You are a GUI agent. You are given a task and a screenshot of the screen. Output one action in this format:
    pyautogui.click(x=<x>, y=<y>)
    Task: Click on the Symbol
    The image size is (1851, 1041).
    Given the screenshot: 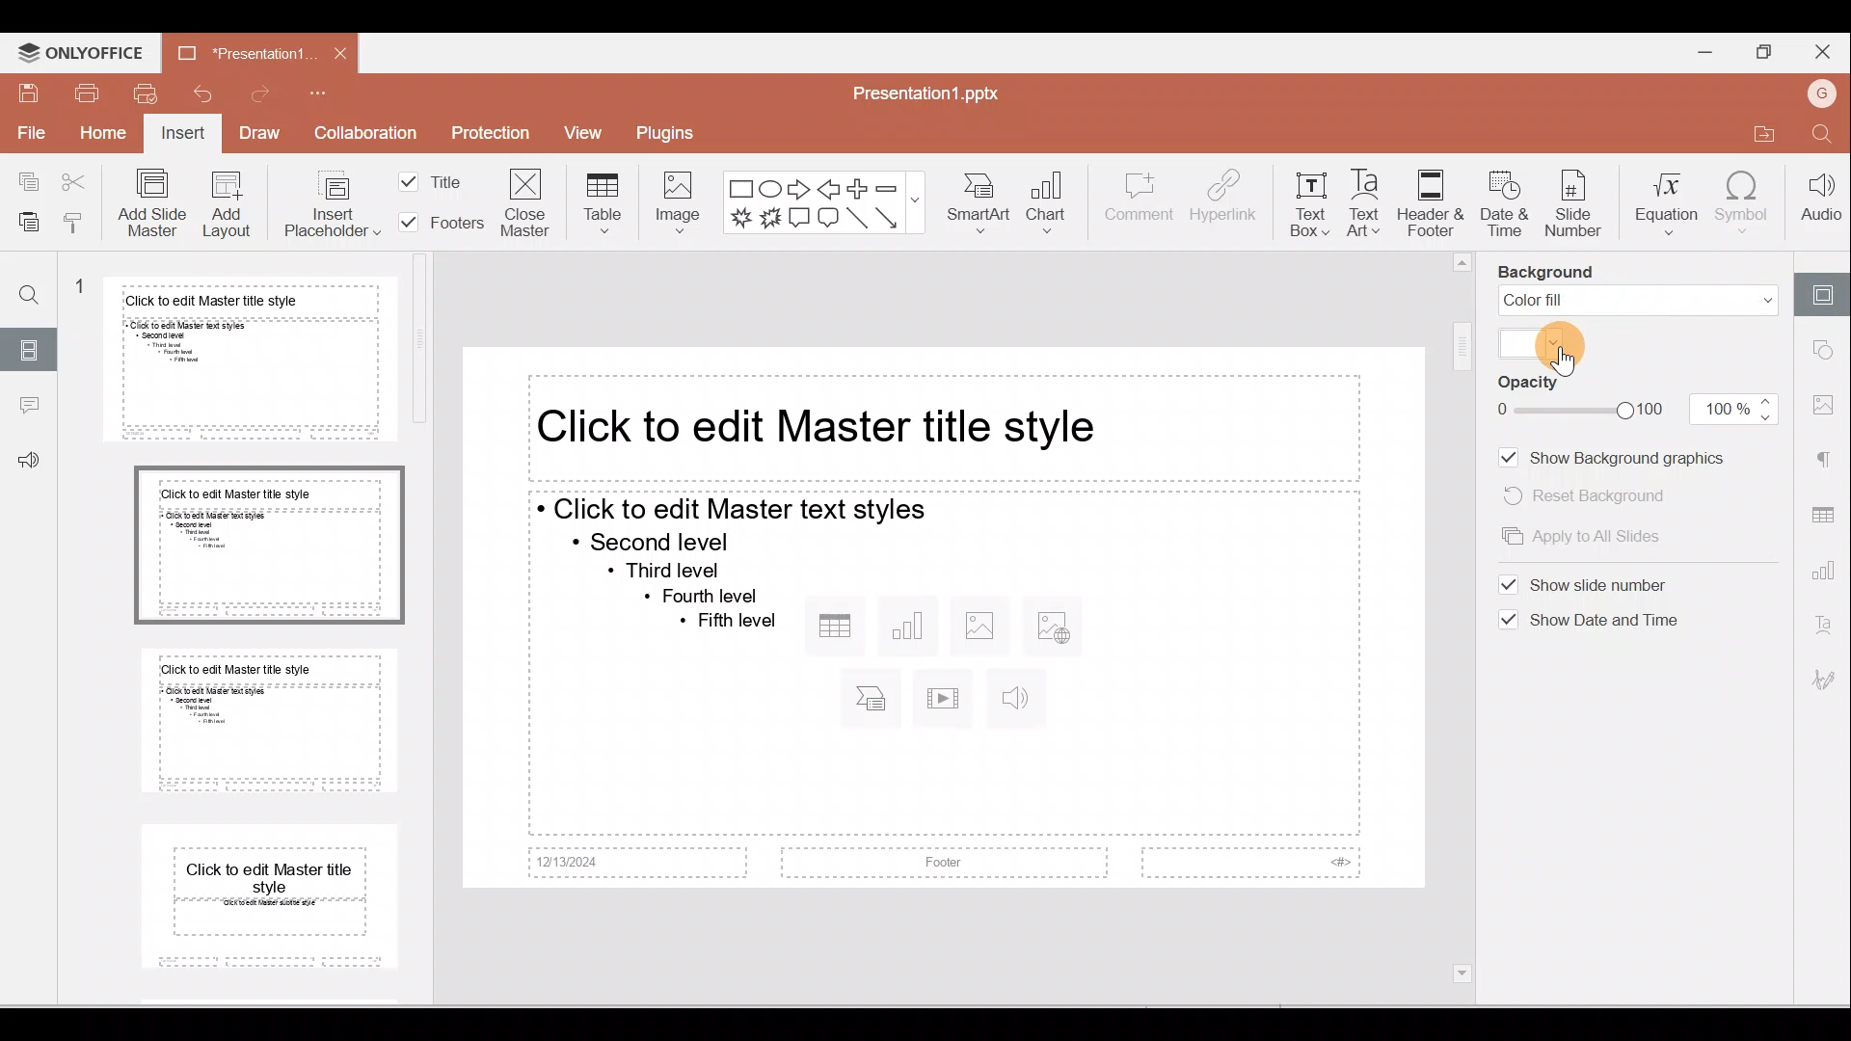 What is the action you would take?
    pyautogui.click(x=1746, y=206)
    